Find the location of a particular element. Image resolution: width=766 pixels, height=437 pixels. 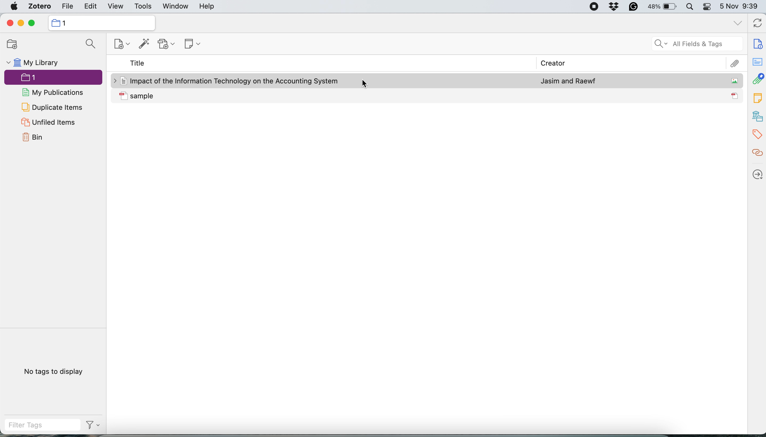

input filter tags is located at coordinates (44, 426).